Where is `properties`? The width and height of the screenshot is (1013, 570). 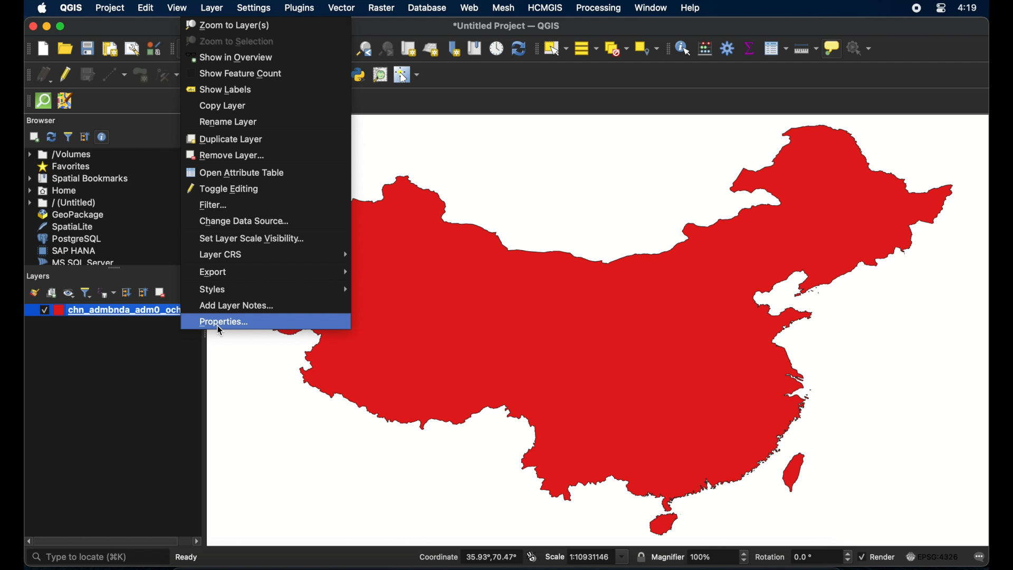
properties is located at coordinates (267, 322).